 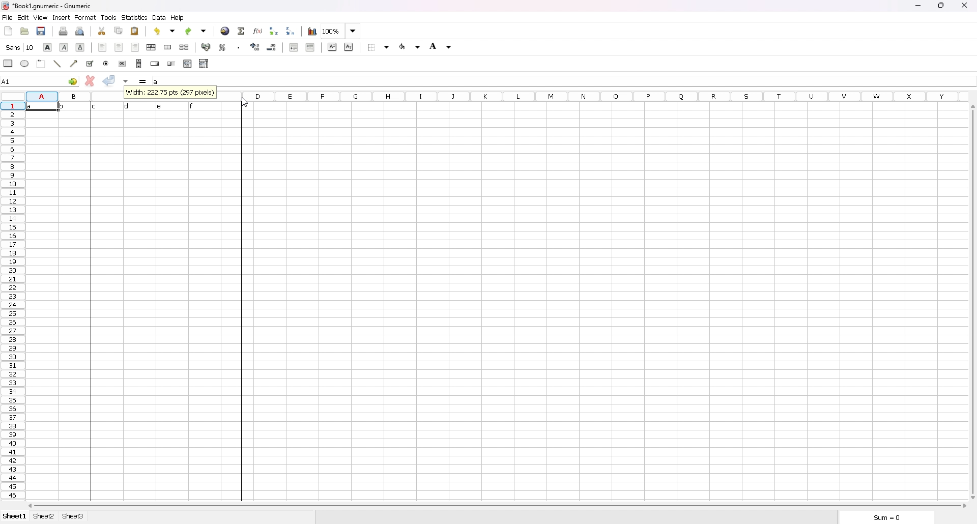 What do you see at coordinates (197, 31) in the screenshot?
I see `redo` at bounding box center [197, 31].